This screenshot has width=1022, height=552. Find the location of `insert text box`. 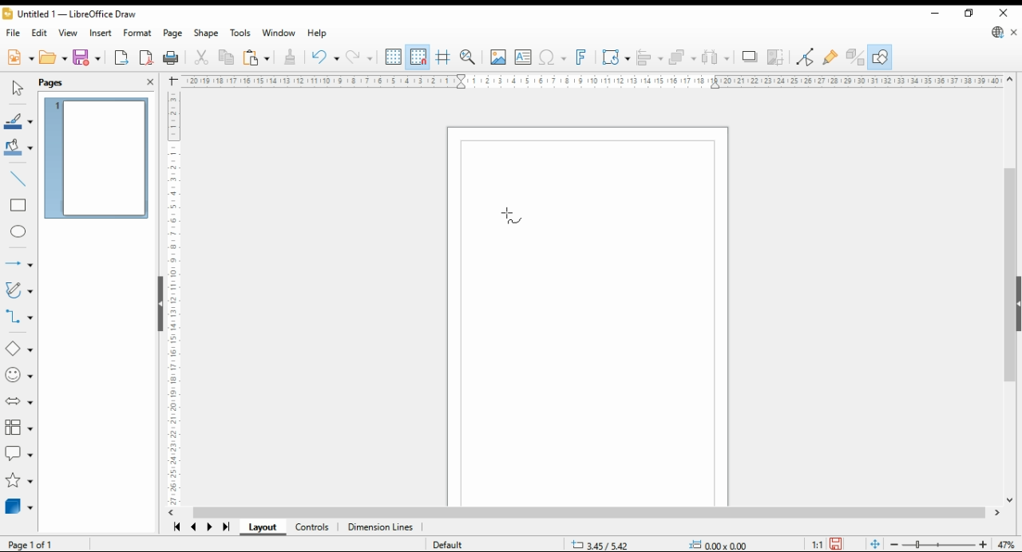

insert text box is located at coordinates (523, 58).